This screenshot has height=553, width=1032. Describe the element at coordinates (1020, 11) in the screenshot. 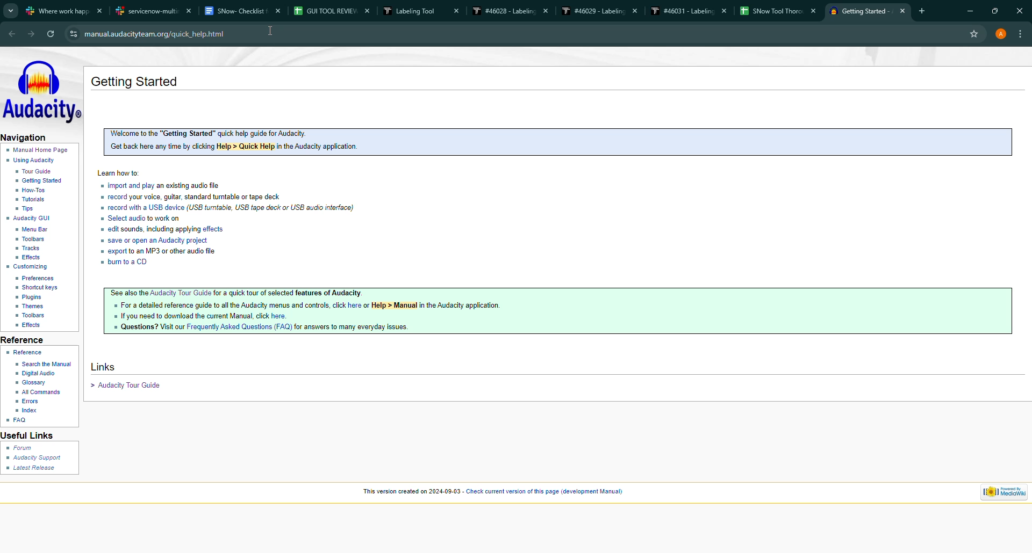

I see `close` at that location.